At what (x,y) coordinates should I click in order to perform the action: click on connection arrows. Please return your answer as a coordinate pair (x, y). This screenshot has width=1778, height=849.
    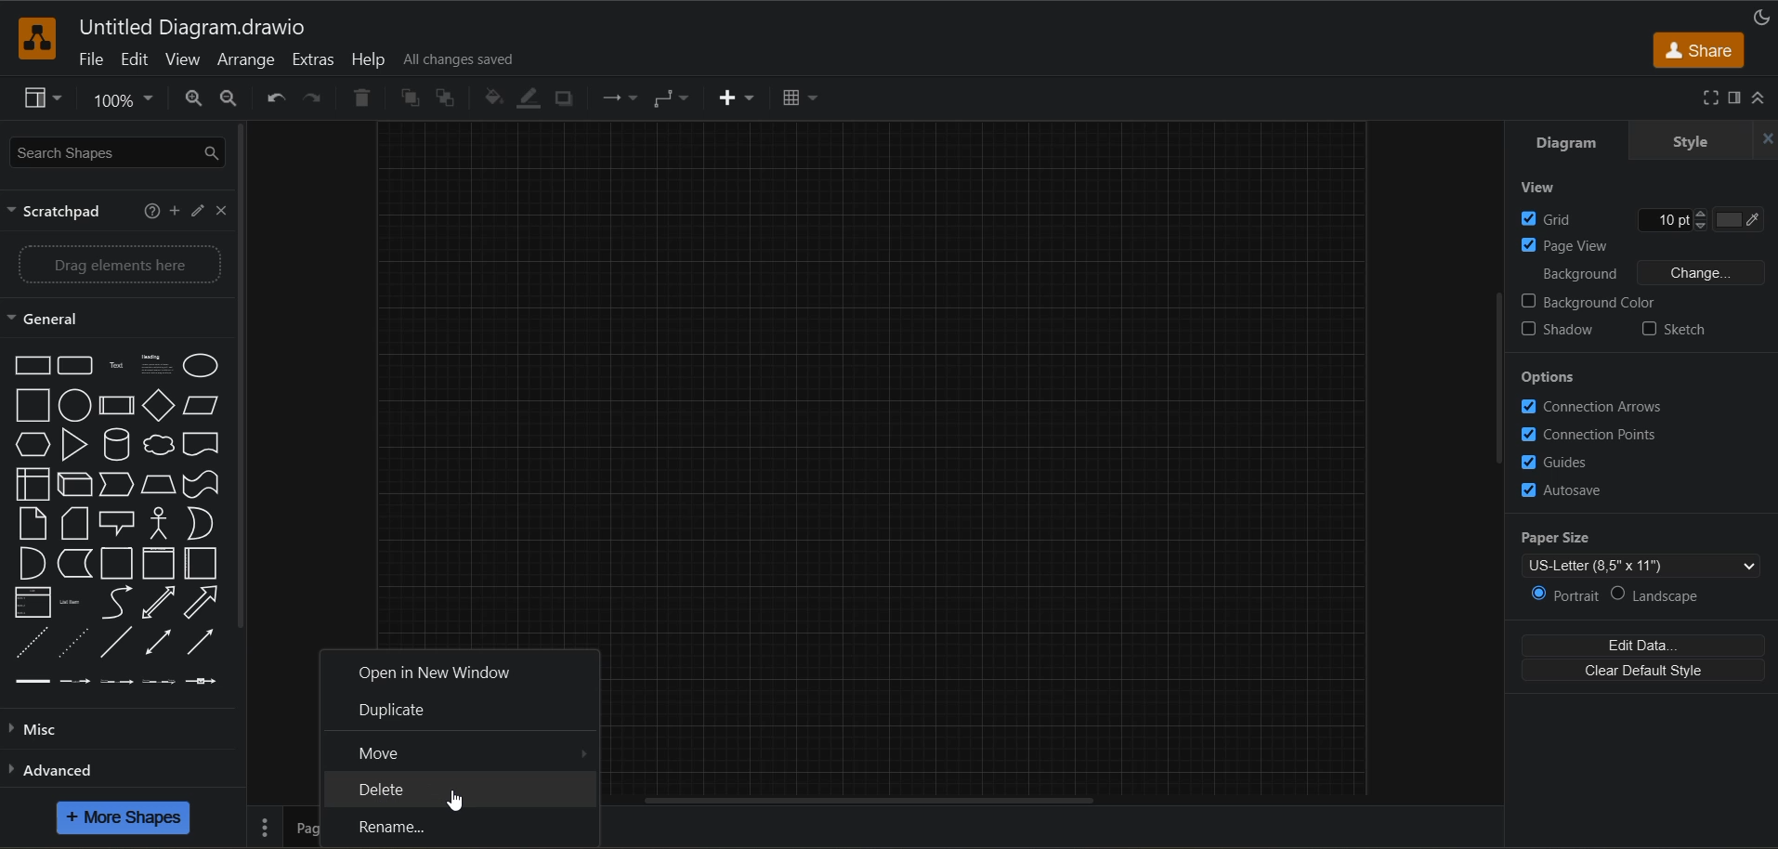
    Looking at the image, I should click on (1592, 410).